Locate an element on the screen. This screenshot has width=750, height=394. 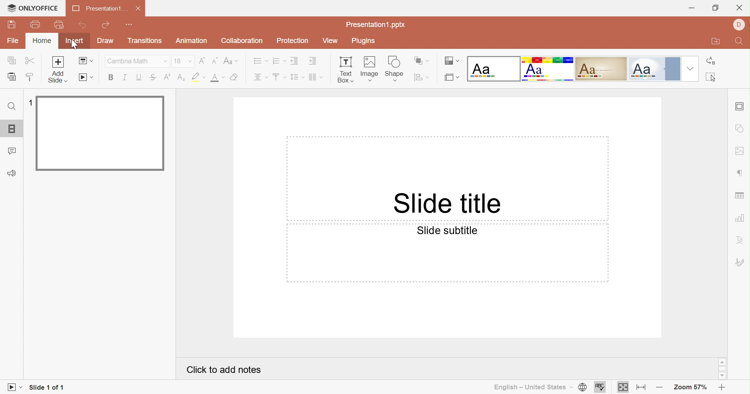
Basic is located at coordinates (549, 68).